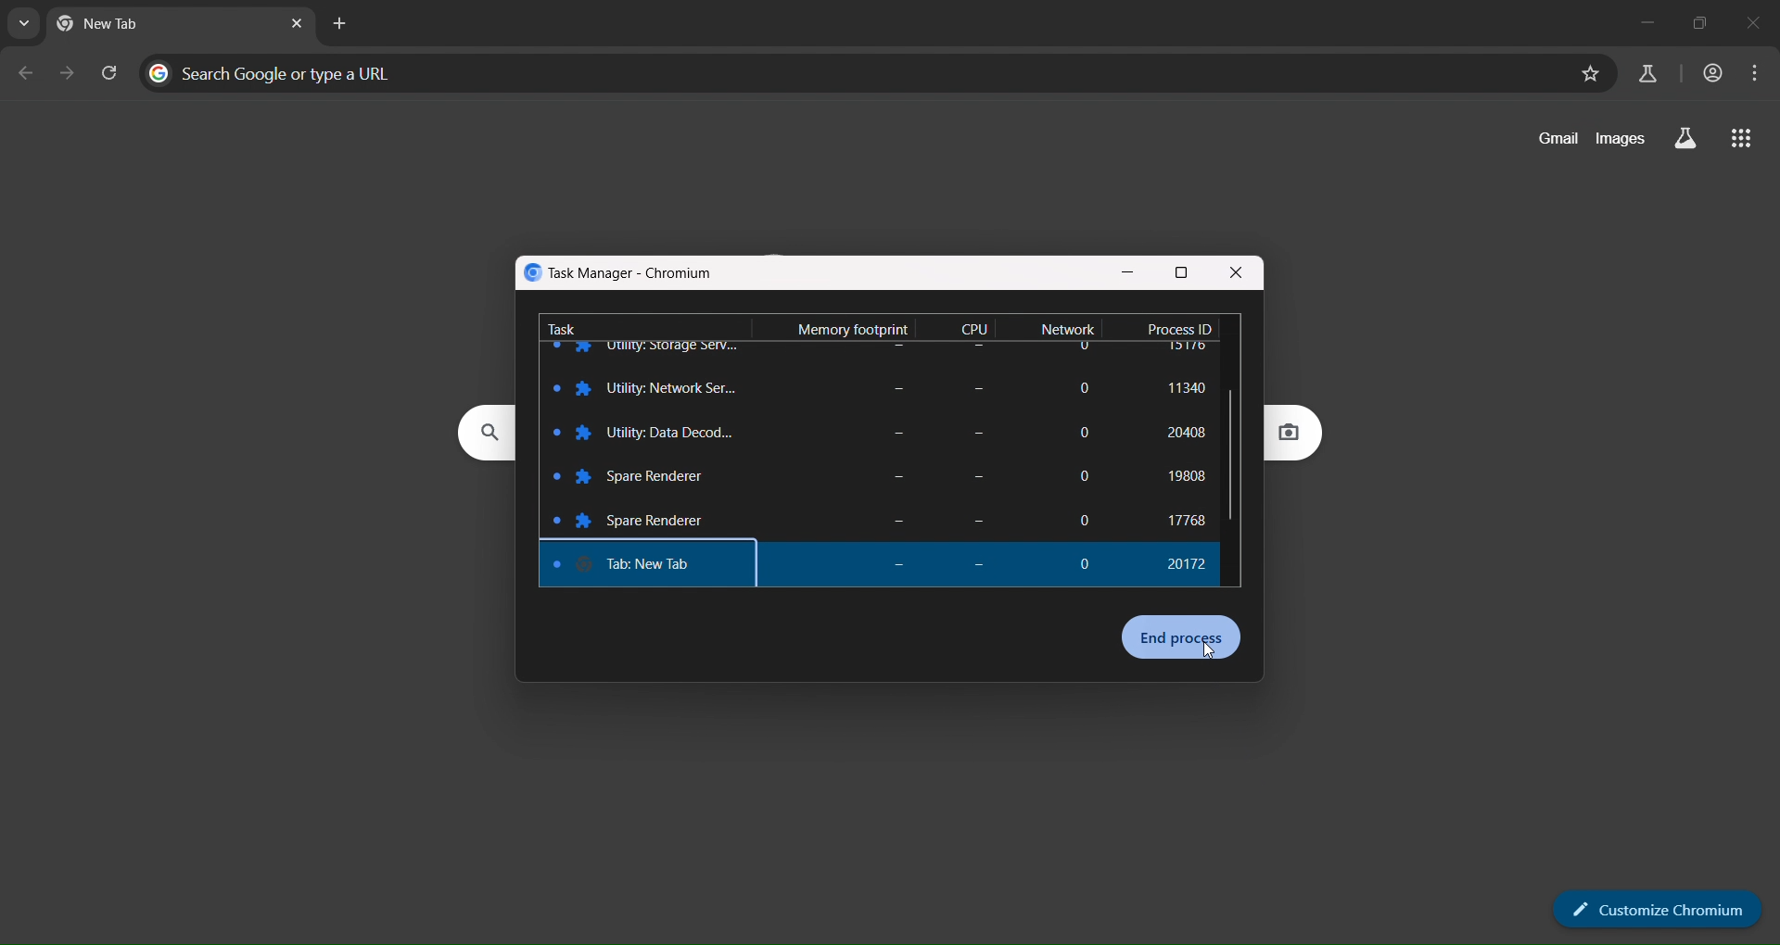  Describe the element at coordinates (1186, 392) in the screenshot. I see `15176 ` at that location.